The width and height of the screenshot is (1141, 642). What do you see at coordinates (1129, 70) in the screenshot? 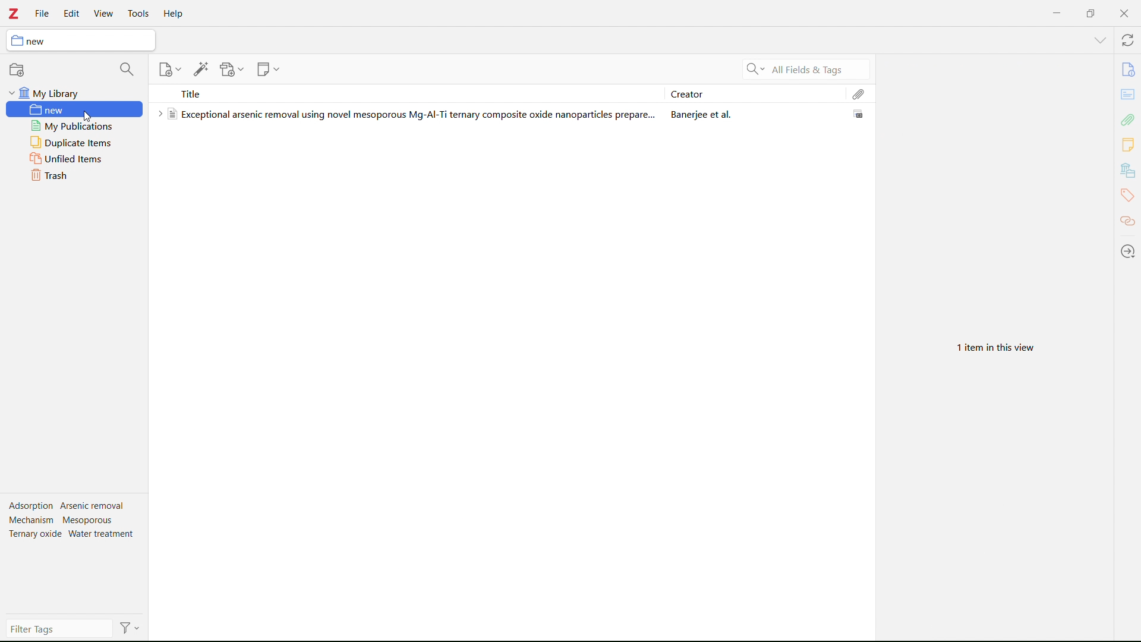
I see `info` at bounding box center [1129, 70].